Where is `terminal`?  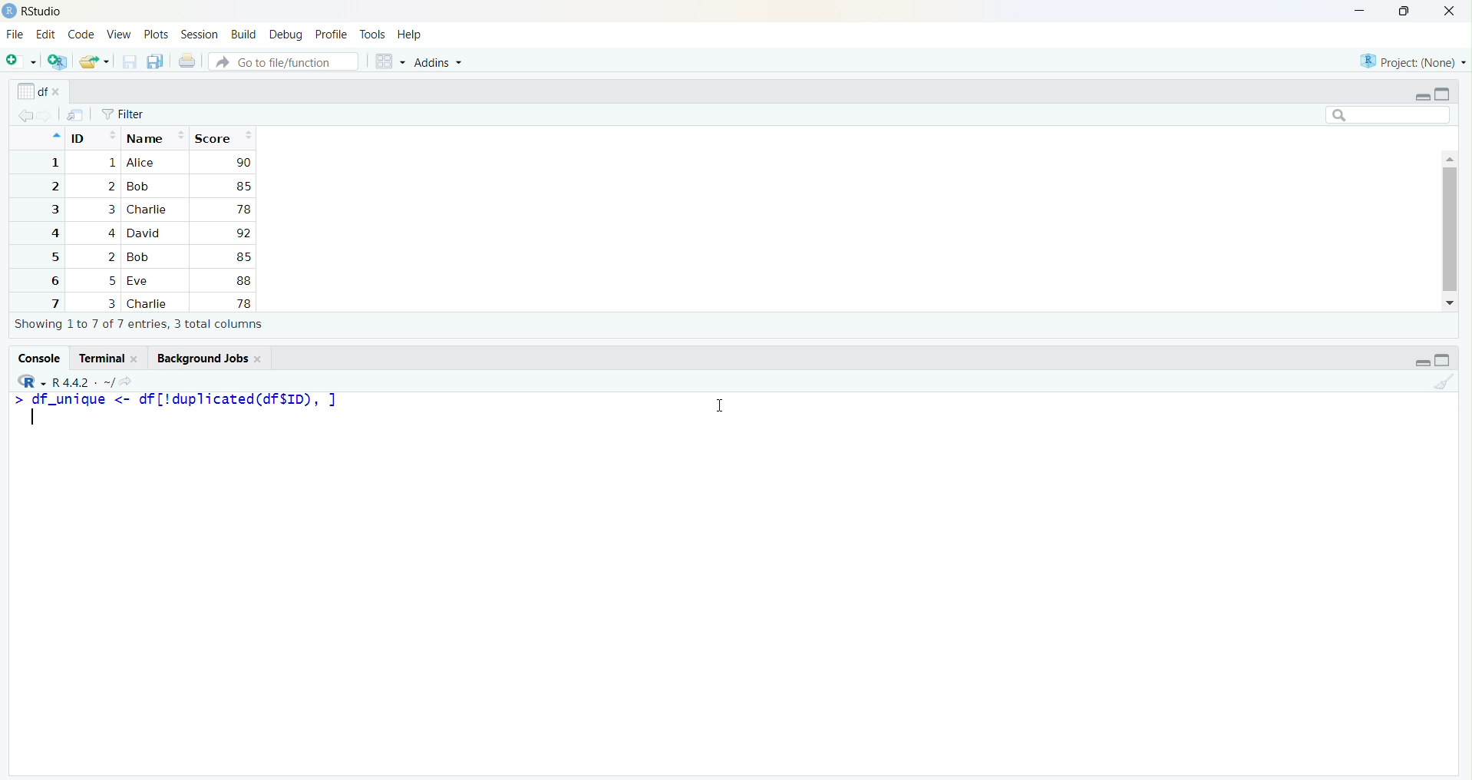
terminal is located at coordinates (99, 359).